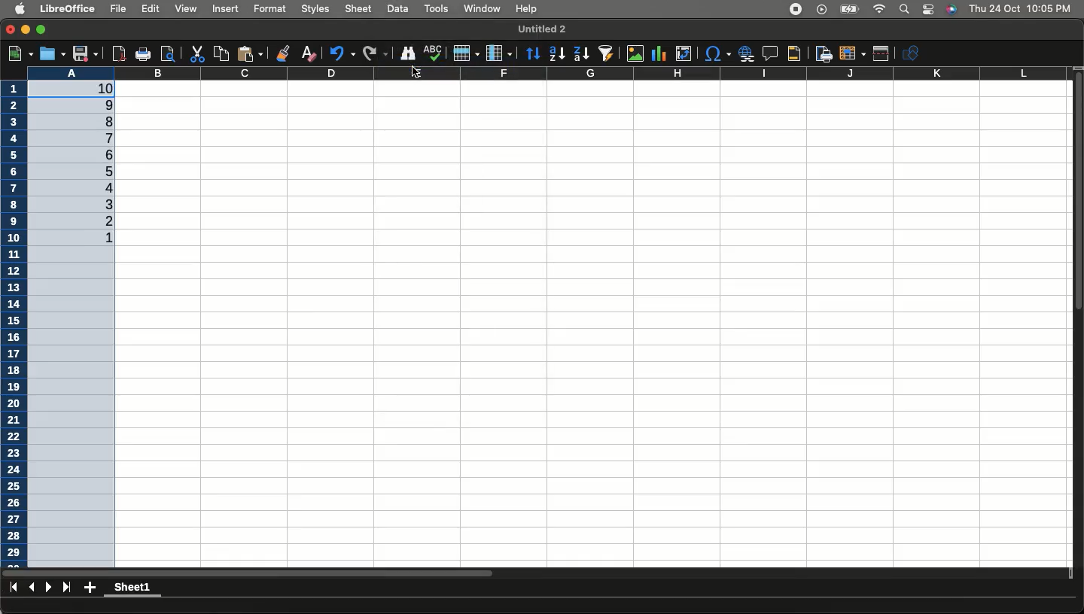 The image size is (1084, 614). Describe the element at coordinates (312, 53) in the screenshot. I see `Clear direct formatting` at that location.